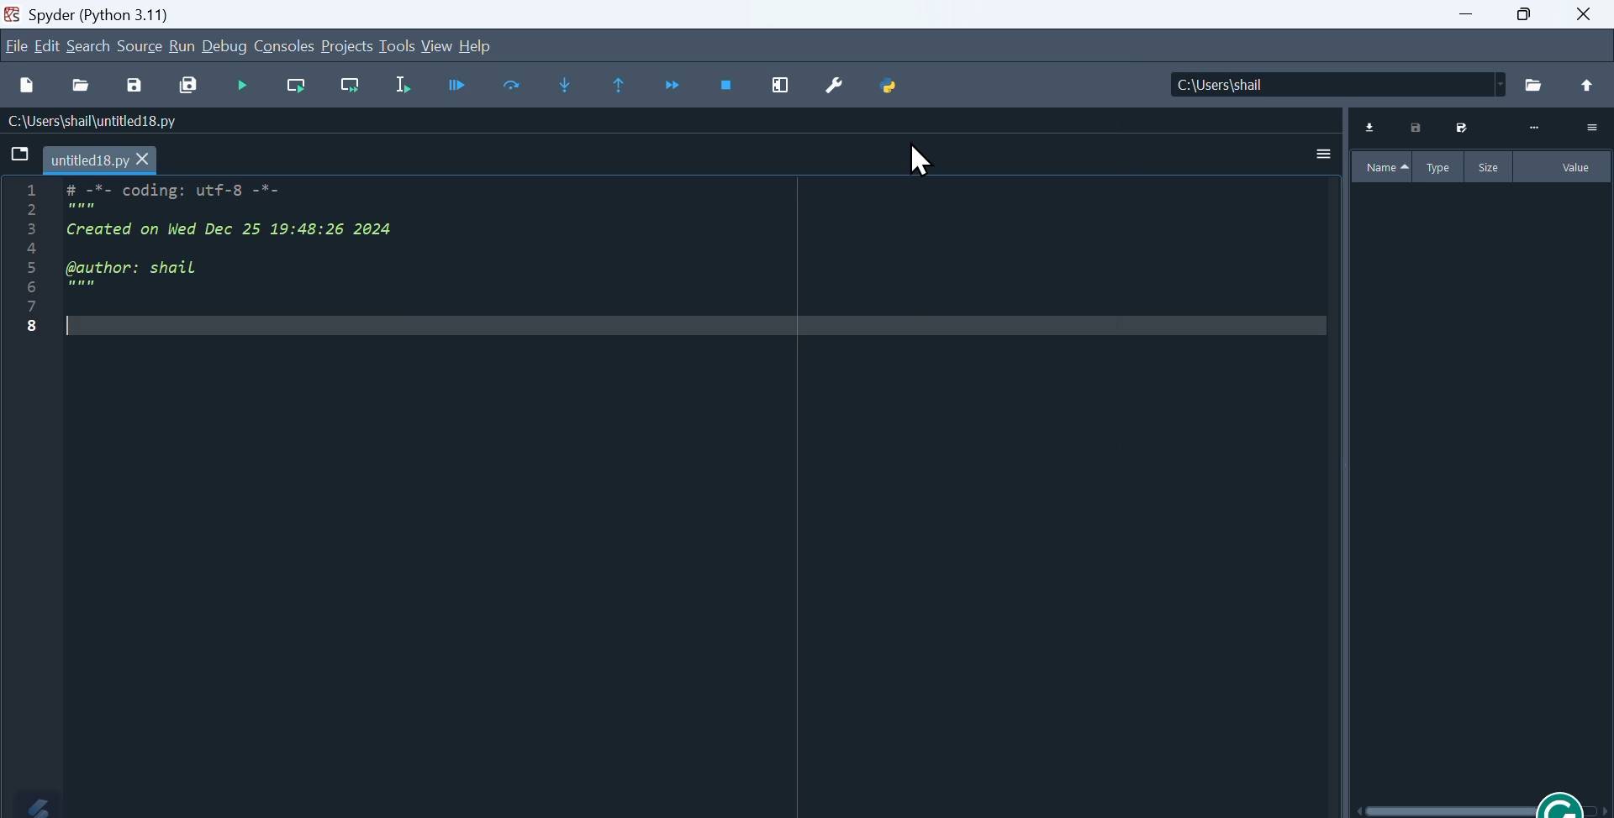 The height and width of the screenshot is (818, 1614). Describe the element at coordinates (100, 159) in the screenshot. I see `untitled18.py` at that location.